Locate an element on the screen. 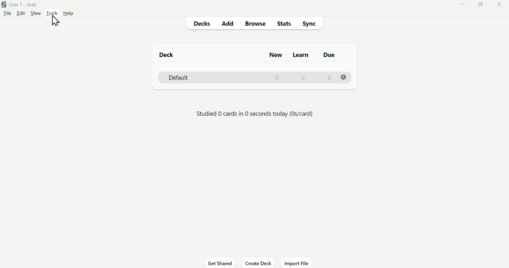 This screenshot has height=268, width=509. View is located at coordinates (35, 13).